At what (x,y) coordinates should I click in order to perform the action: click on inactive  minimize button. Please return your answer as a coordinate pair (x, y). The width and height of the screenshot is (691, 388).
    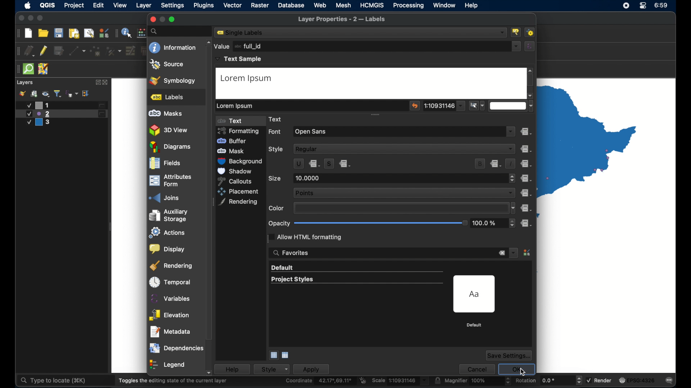
    Looking at the image, I should click on (162, 19).